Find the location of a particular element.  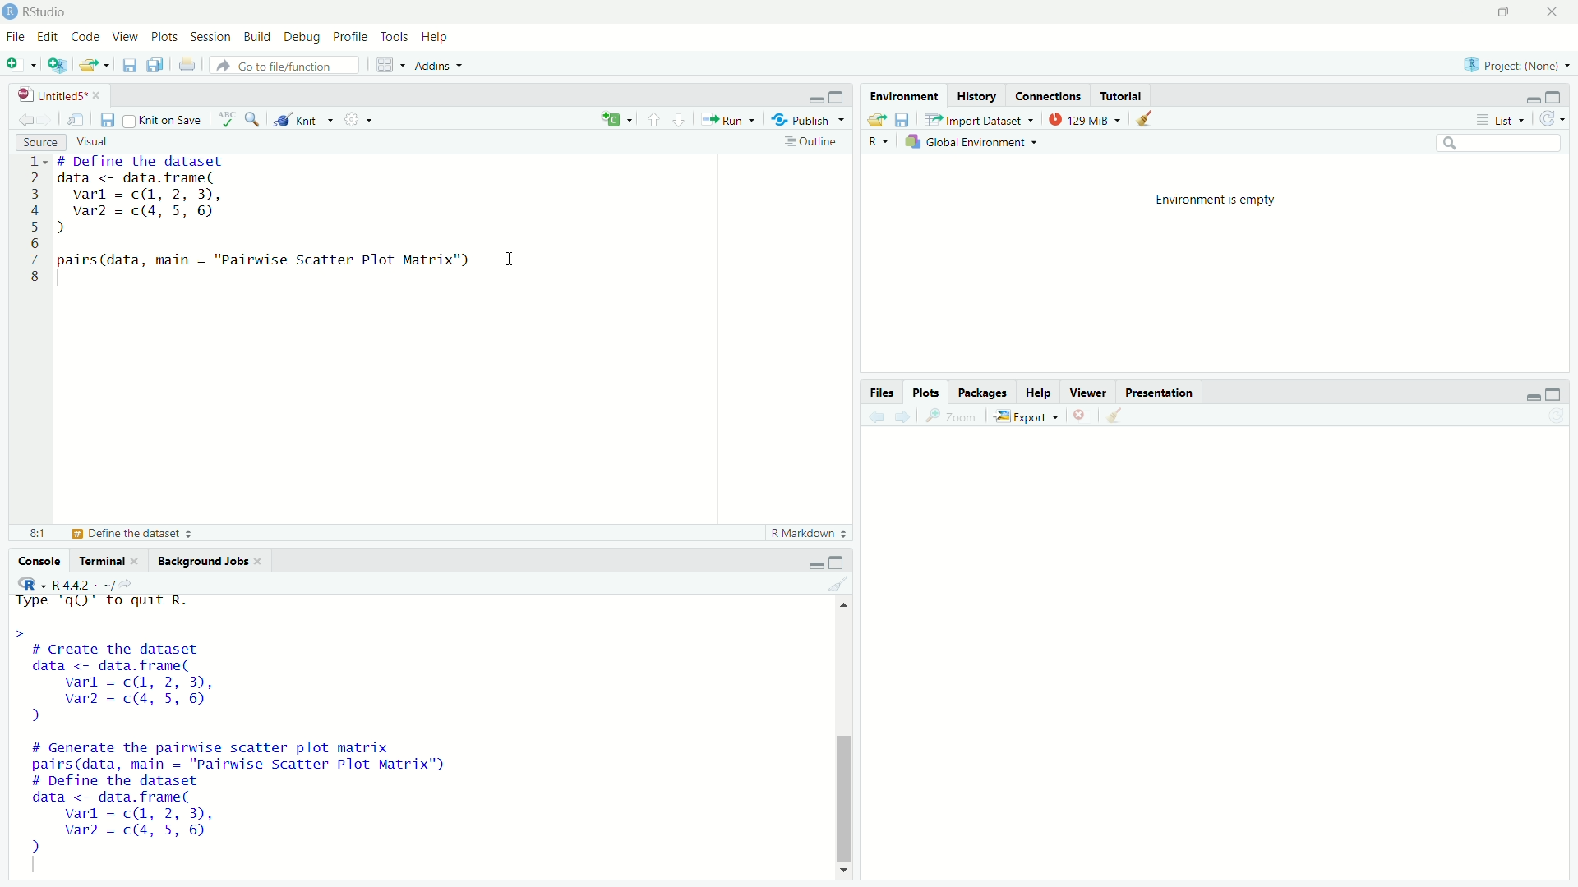

Load workspace is located at coordinates (874, 117).